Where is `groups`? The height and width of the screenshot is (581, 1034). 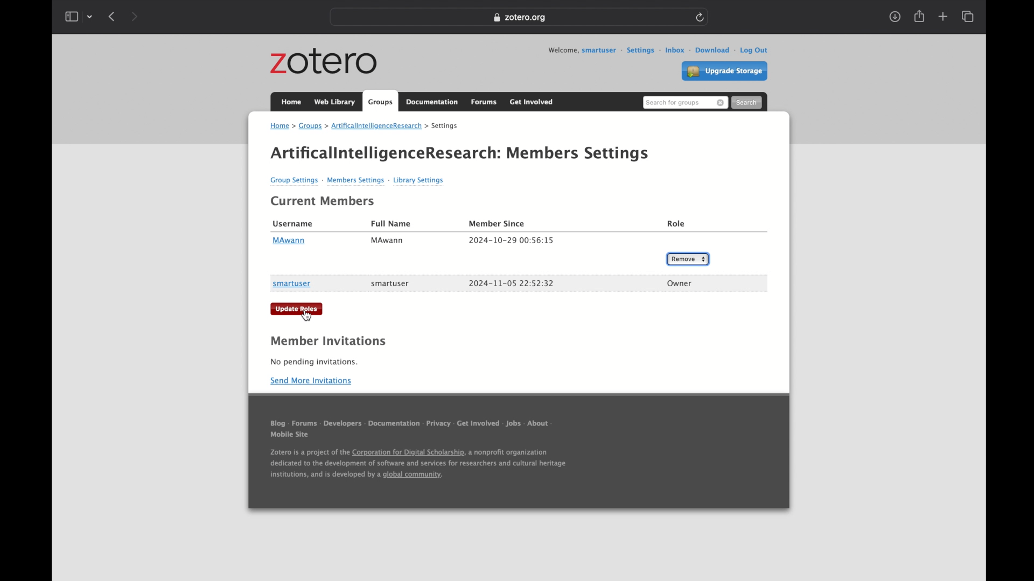
groups is located at coordinates (381, 101).